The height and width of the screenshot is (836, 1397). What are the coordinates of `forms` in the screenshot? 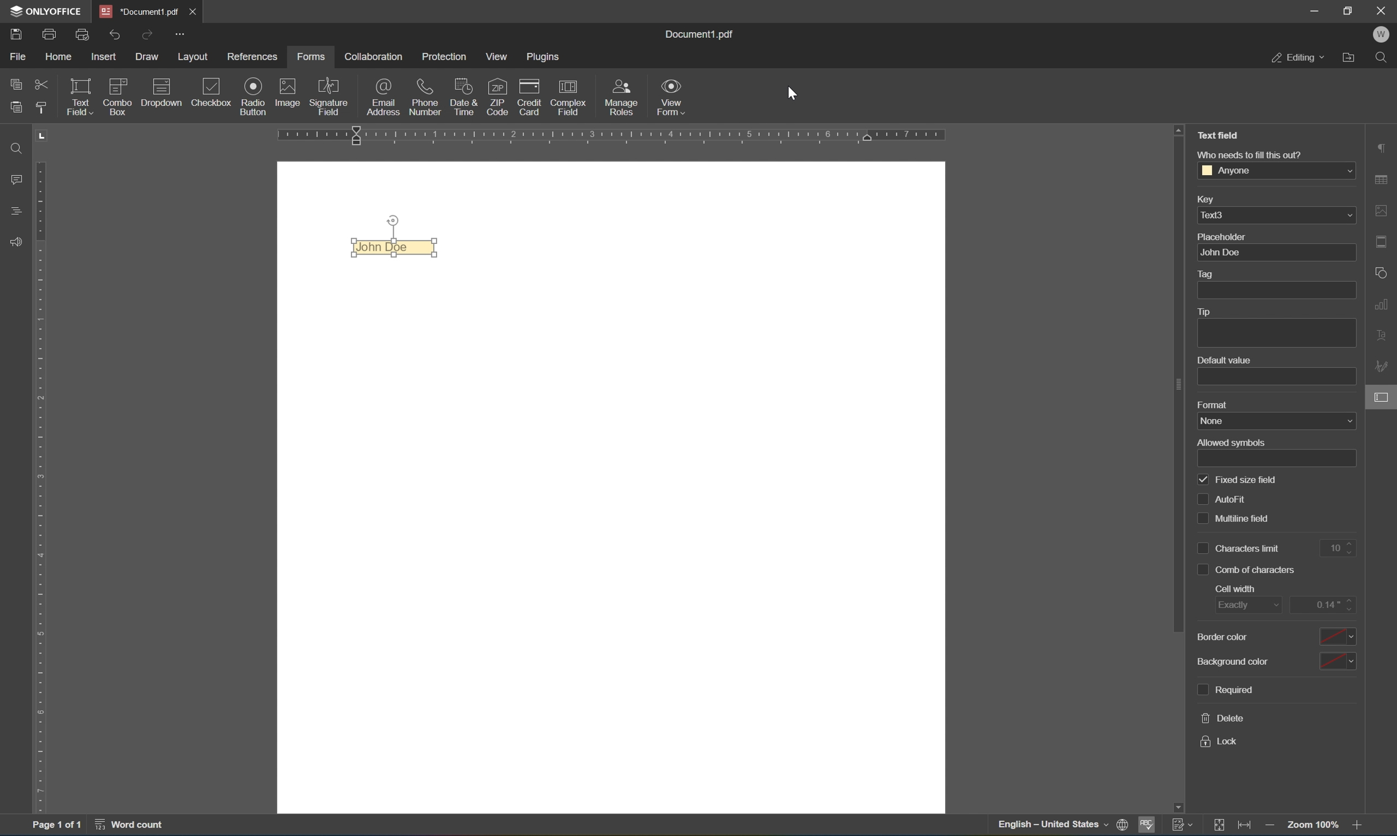 It's located at (311, 57).